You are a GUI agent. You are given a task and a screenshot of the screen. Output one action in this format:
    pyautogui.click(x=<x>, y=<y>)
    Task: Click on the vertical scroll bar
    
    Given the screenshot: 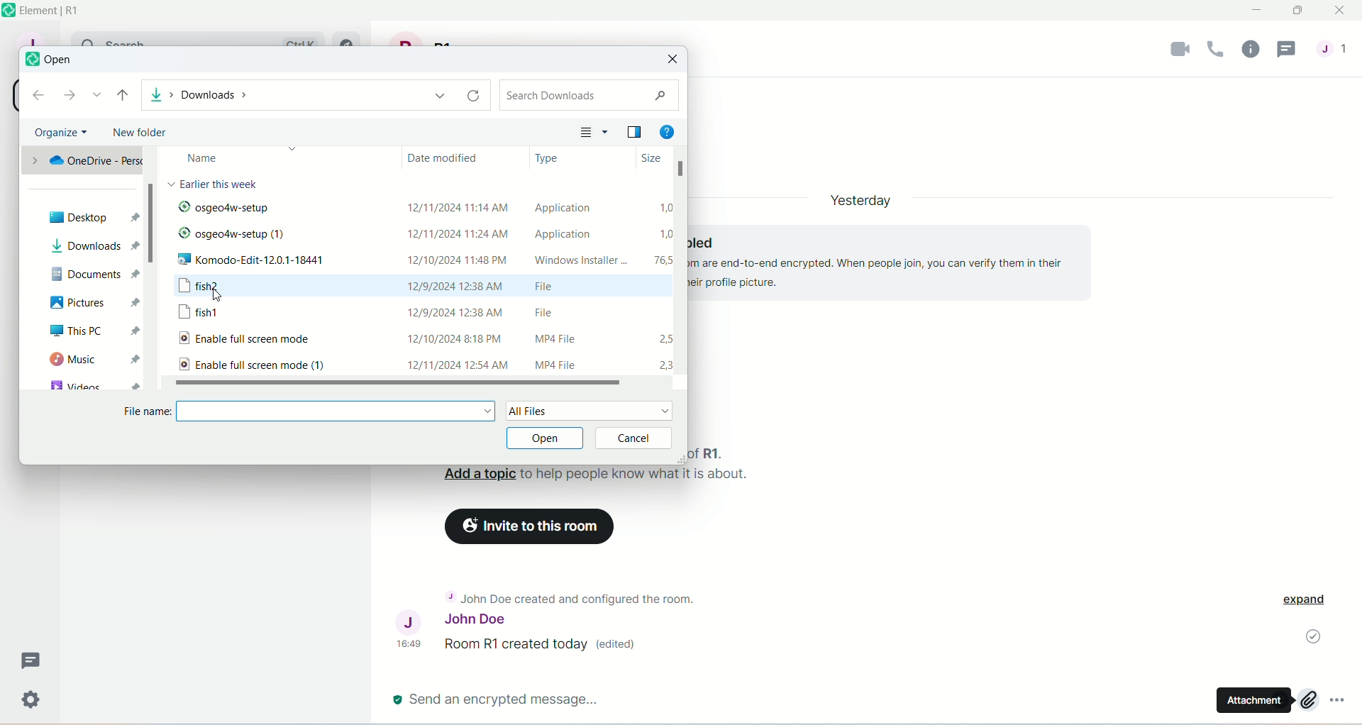 What is the action you would take?
    pyautogui.click(x=154, y=270)
    